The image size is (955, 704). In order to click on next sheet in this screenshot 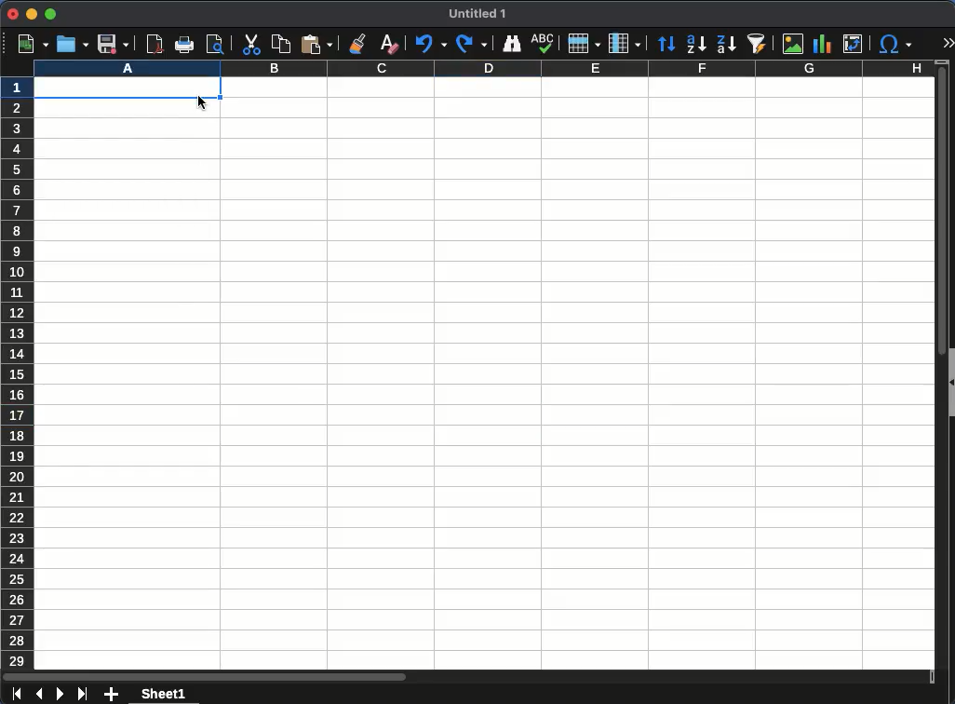, I will do `click(61, 695)`.